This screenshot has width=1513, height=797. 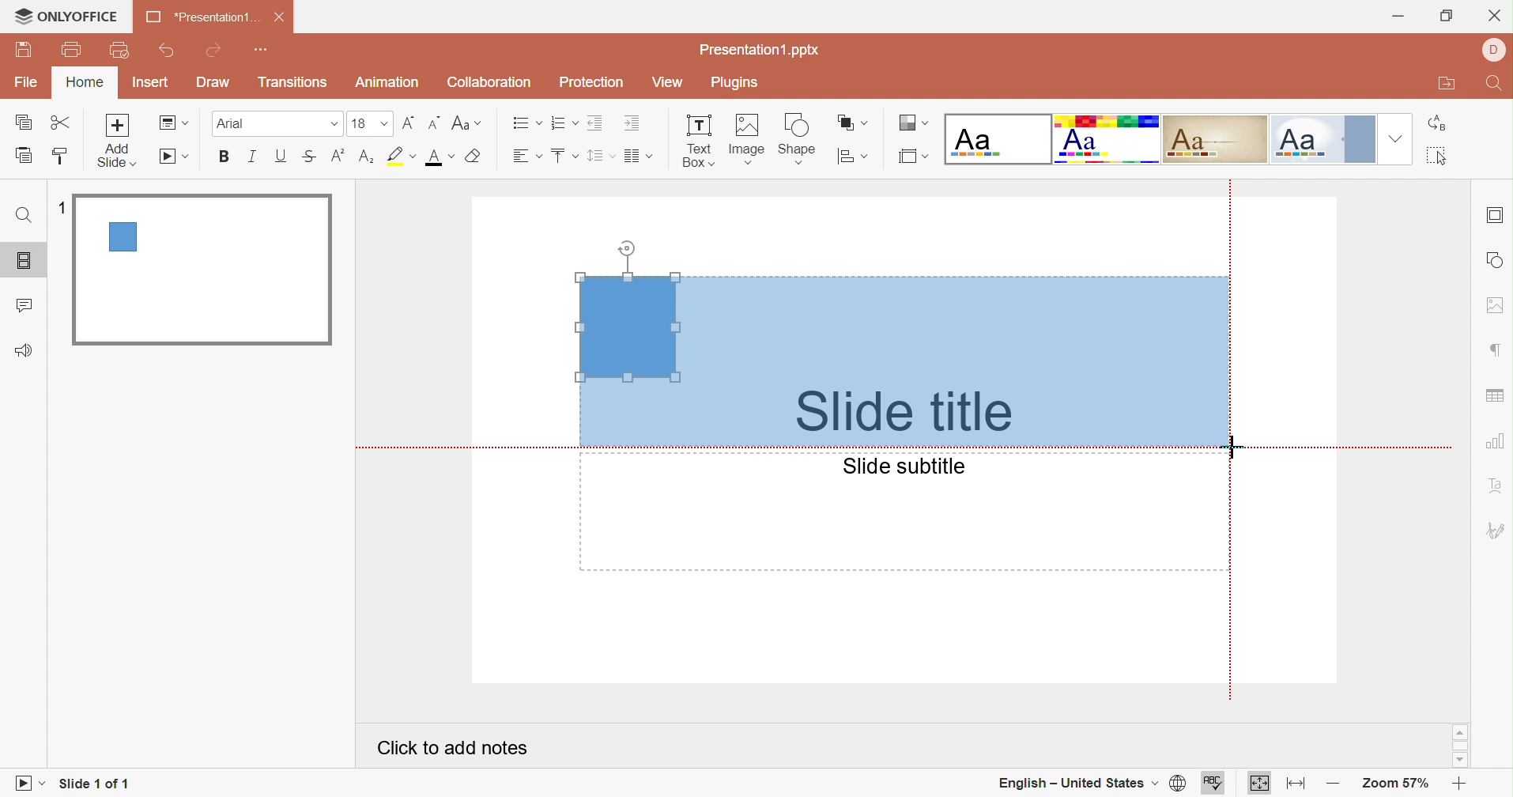 What do you see at coordinates (1335, 785) in the screenshot?
I see `Zoom out` at bounding box center [1335, 785].